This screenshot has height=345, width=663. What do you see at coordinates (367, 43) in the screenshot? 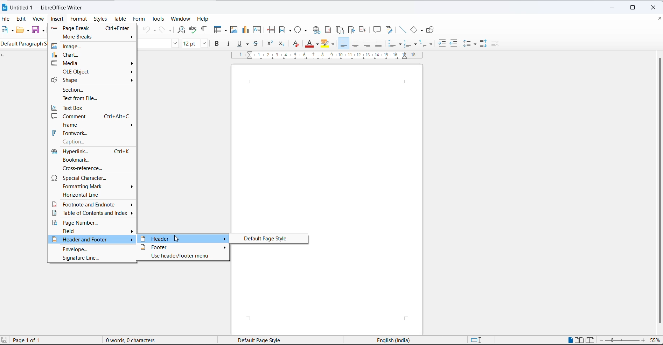
I see `text align left` at bounding box center [367, 43].